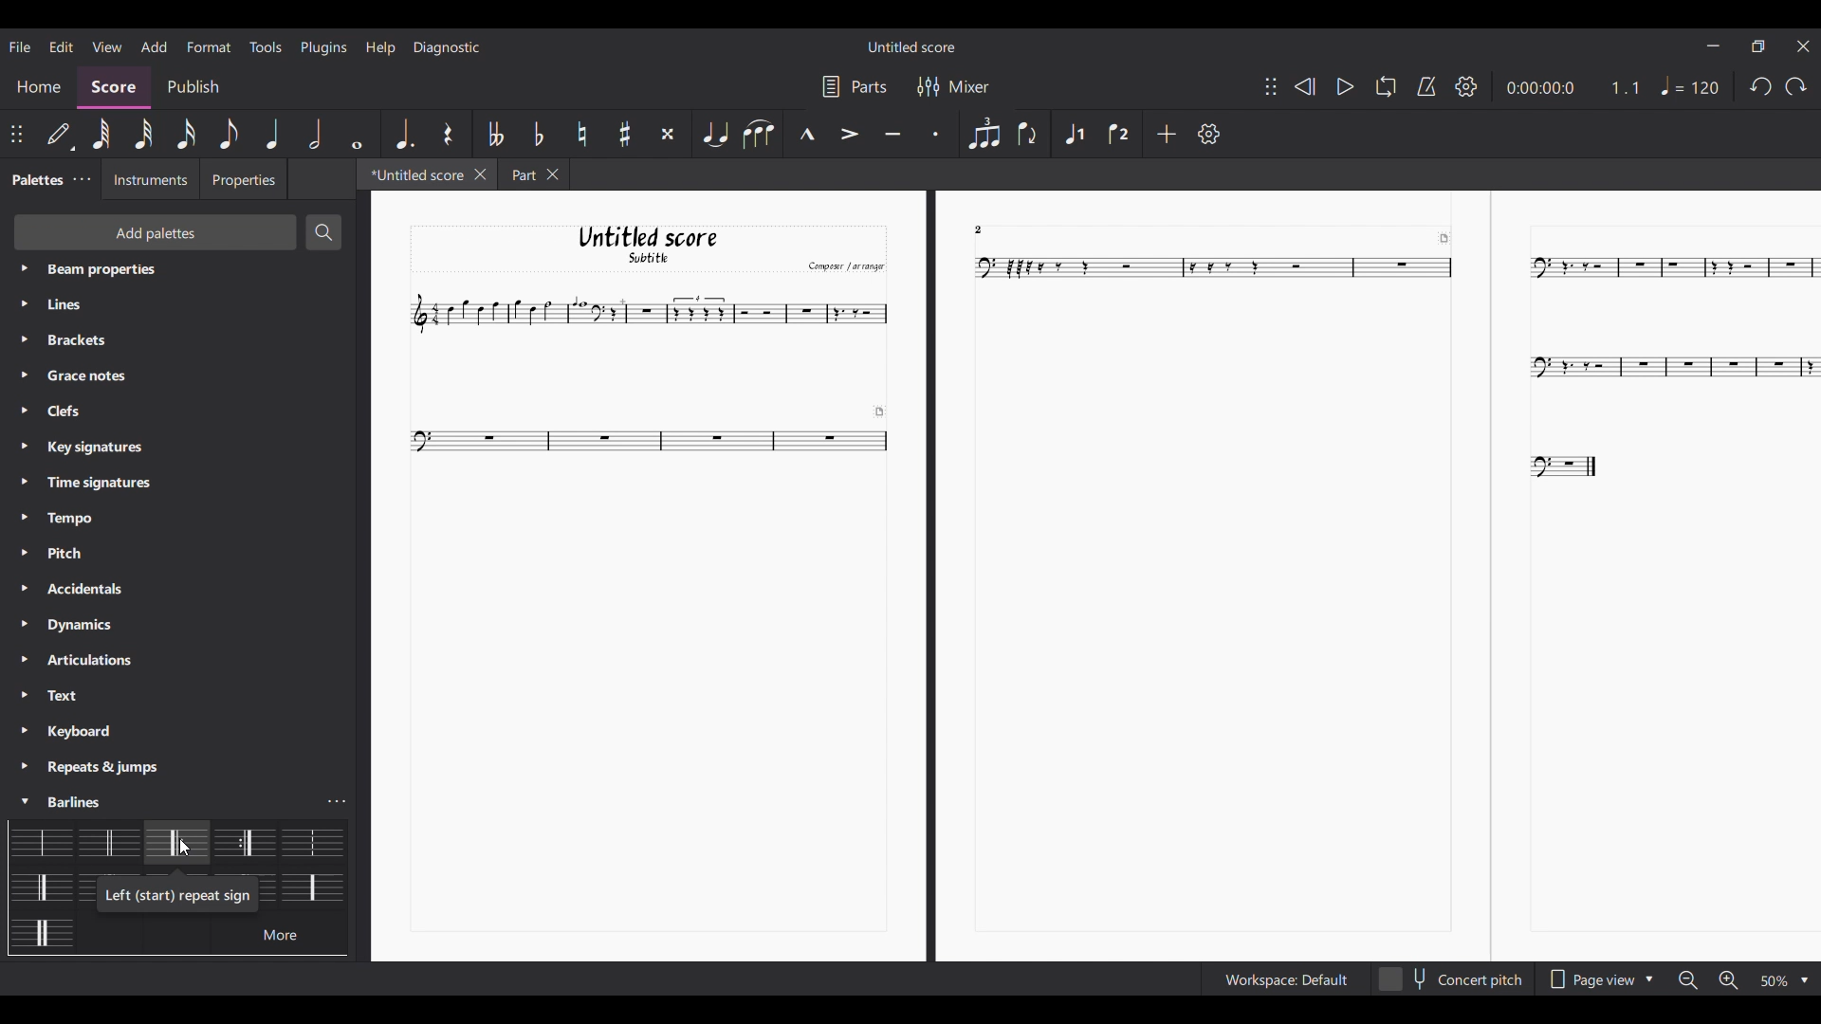 The height and width of the screenshot is (1024, 1821). Describe the element at coordinates (1796, 86) in the screenshot. I see `Redo` at that location.